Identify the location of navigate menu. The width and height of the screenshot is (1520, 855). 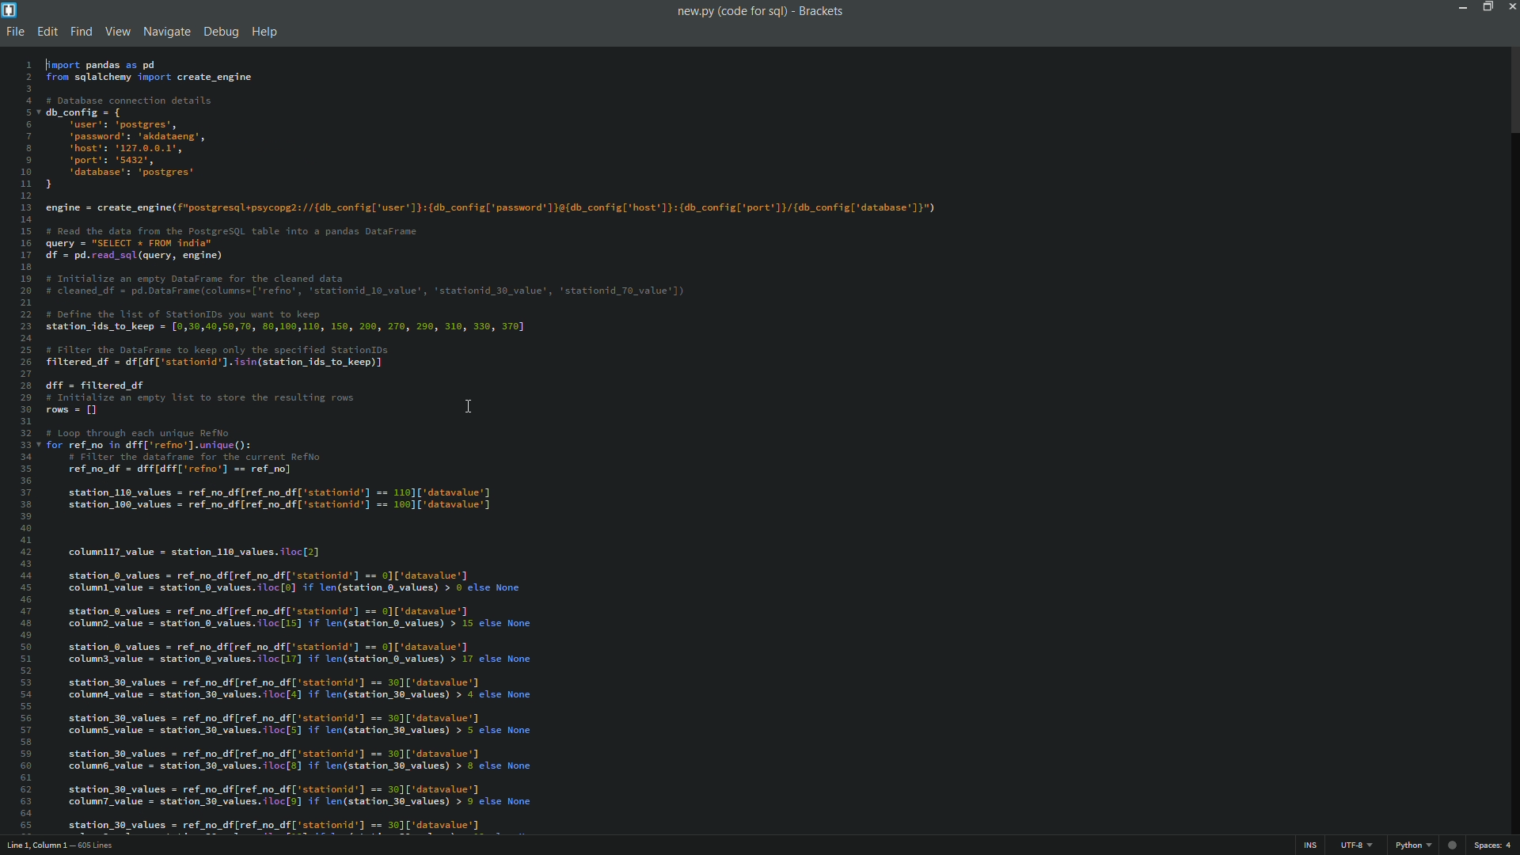
(166, 32).